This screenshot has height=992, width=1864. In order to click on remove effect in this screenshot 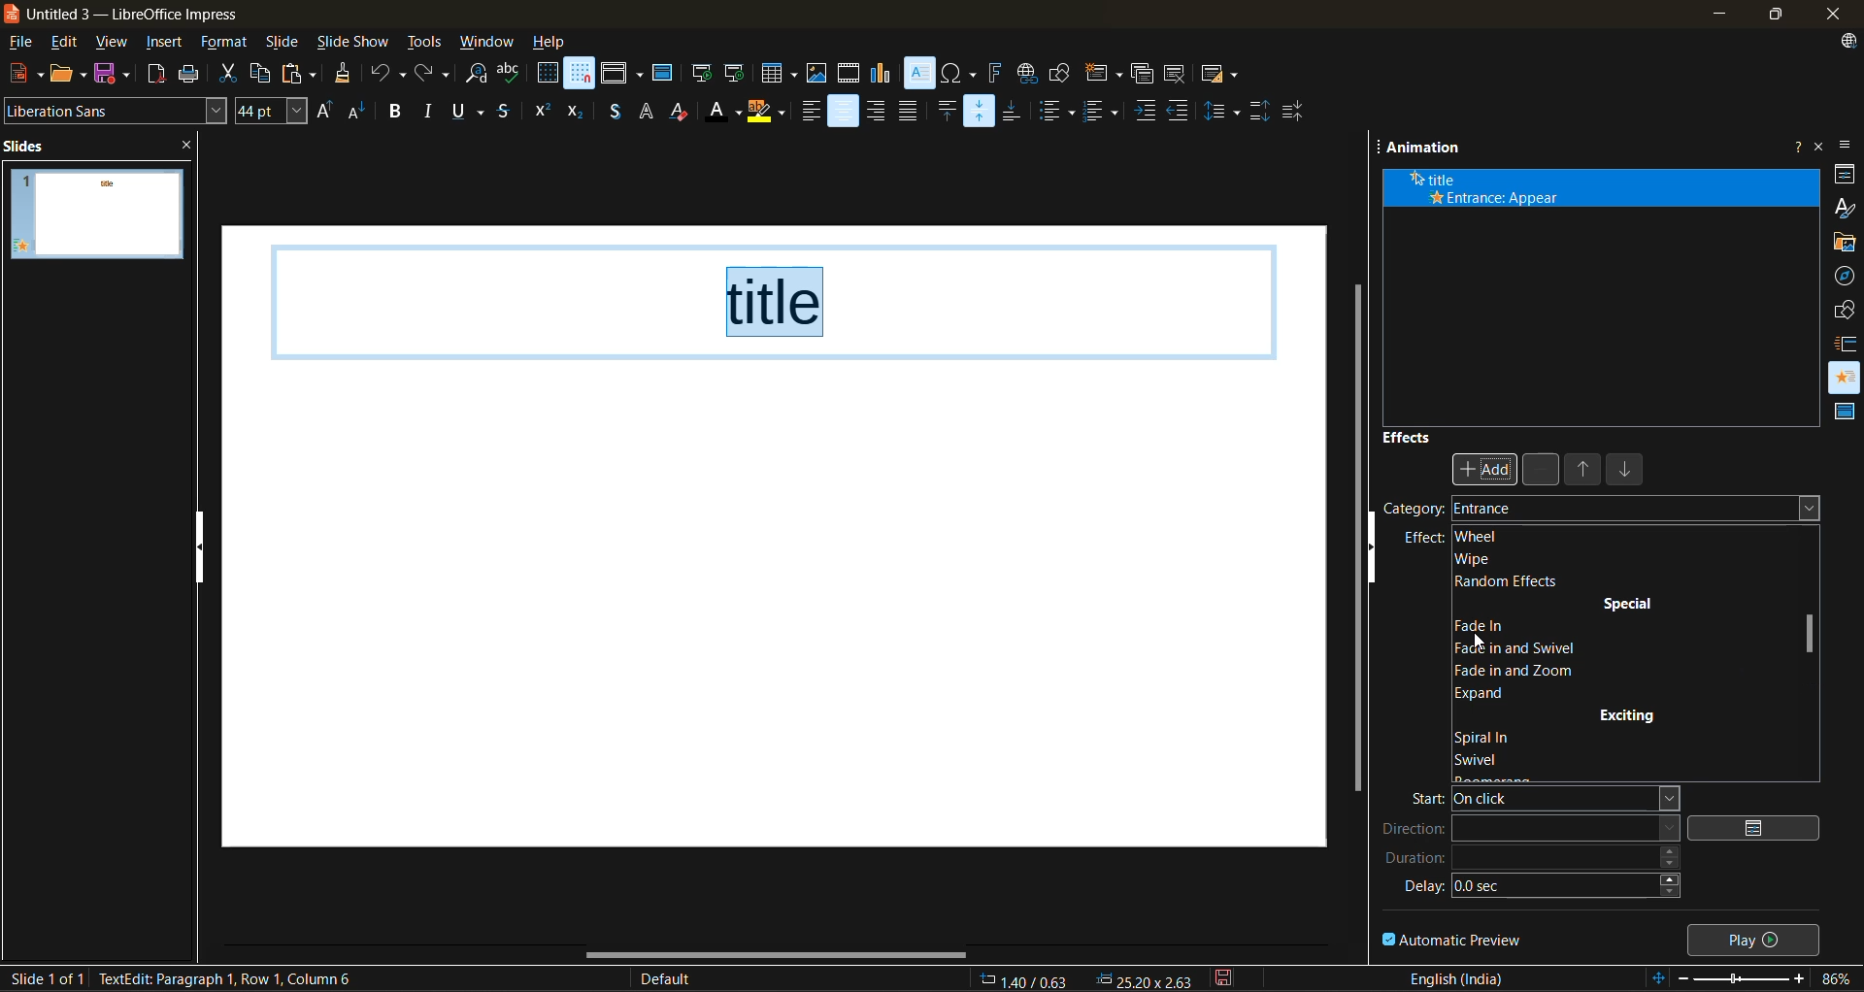, I will do `click(1543, 470)`.